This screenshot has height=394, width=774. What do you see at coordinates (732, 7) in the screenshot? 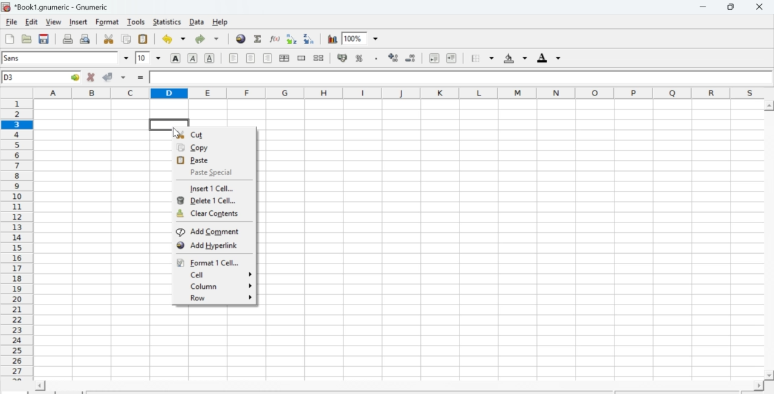
I see `Minimize/Maximize` at bounding box center [732, 7].